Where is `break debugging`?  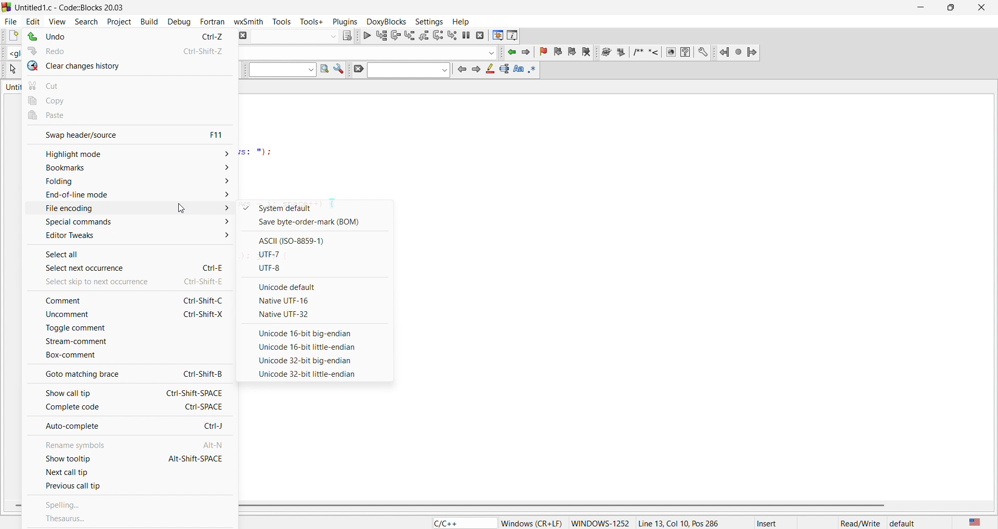 break debugging is located at coordinates (466, 34).